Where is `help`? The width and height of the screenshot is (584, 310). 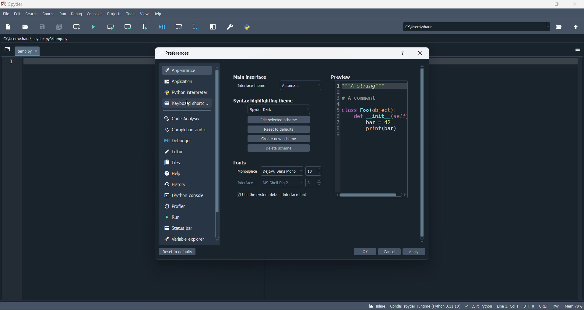 help is located at coordinates (183, 173).